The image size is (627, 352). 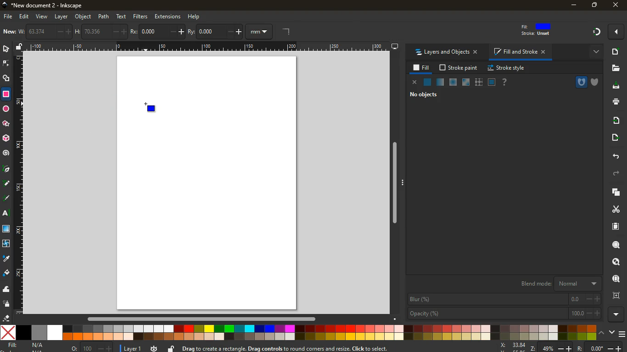 I want to click on drop, so click(x=7, y=258).